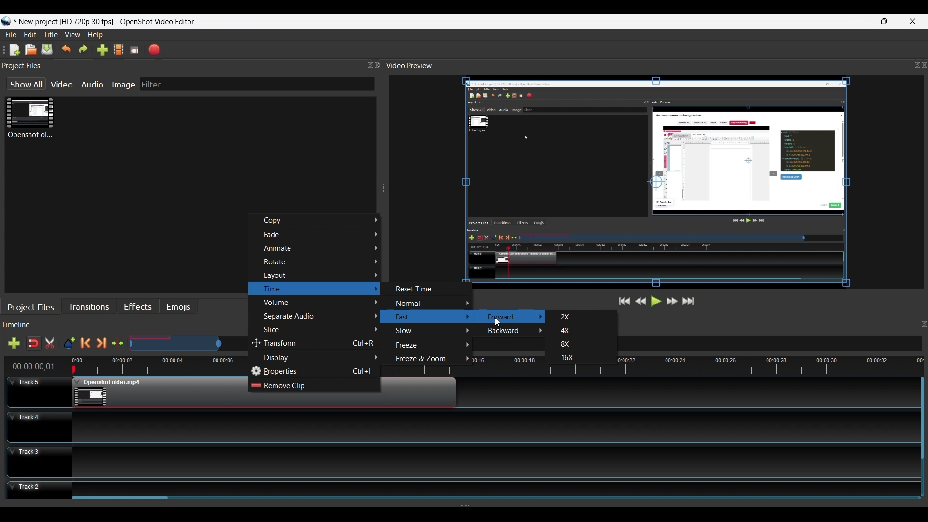  I want to click on Horizontal Scroll bar, so click(122, 500).